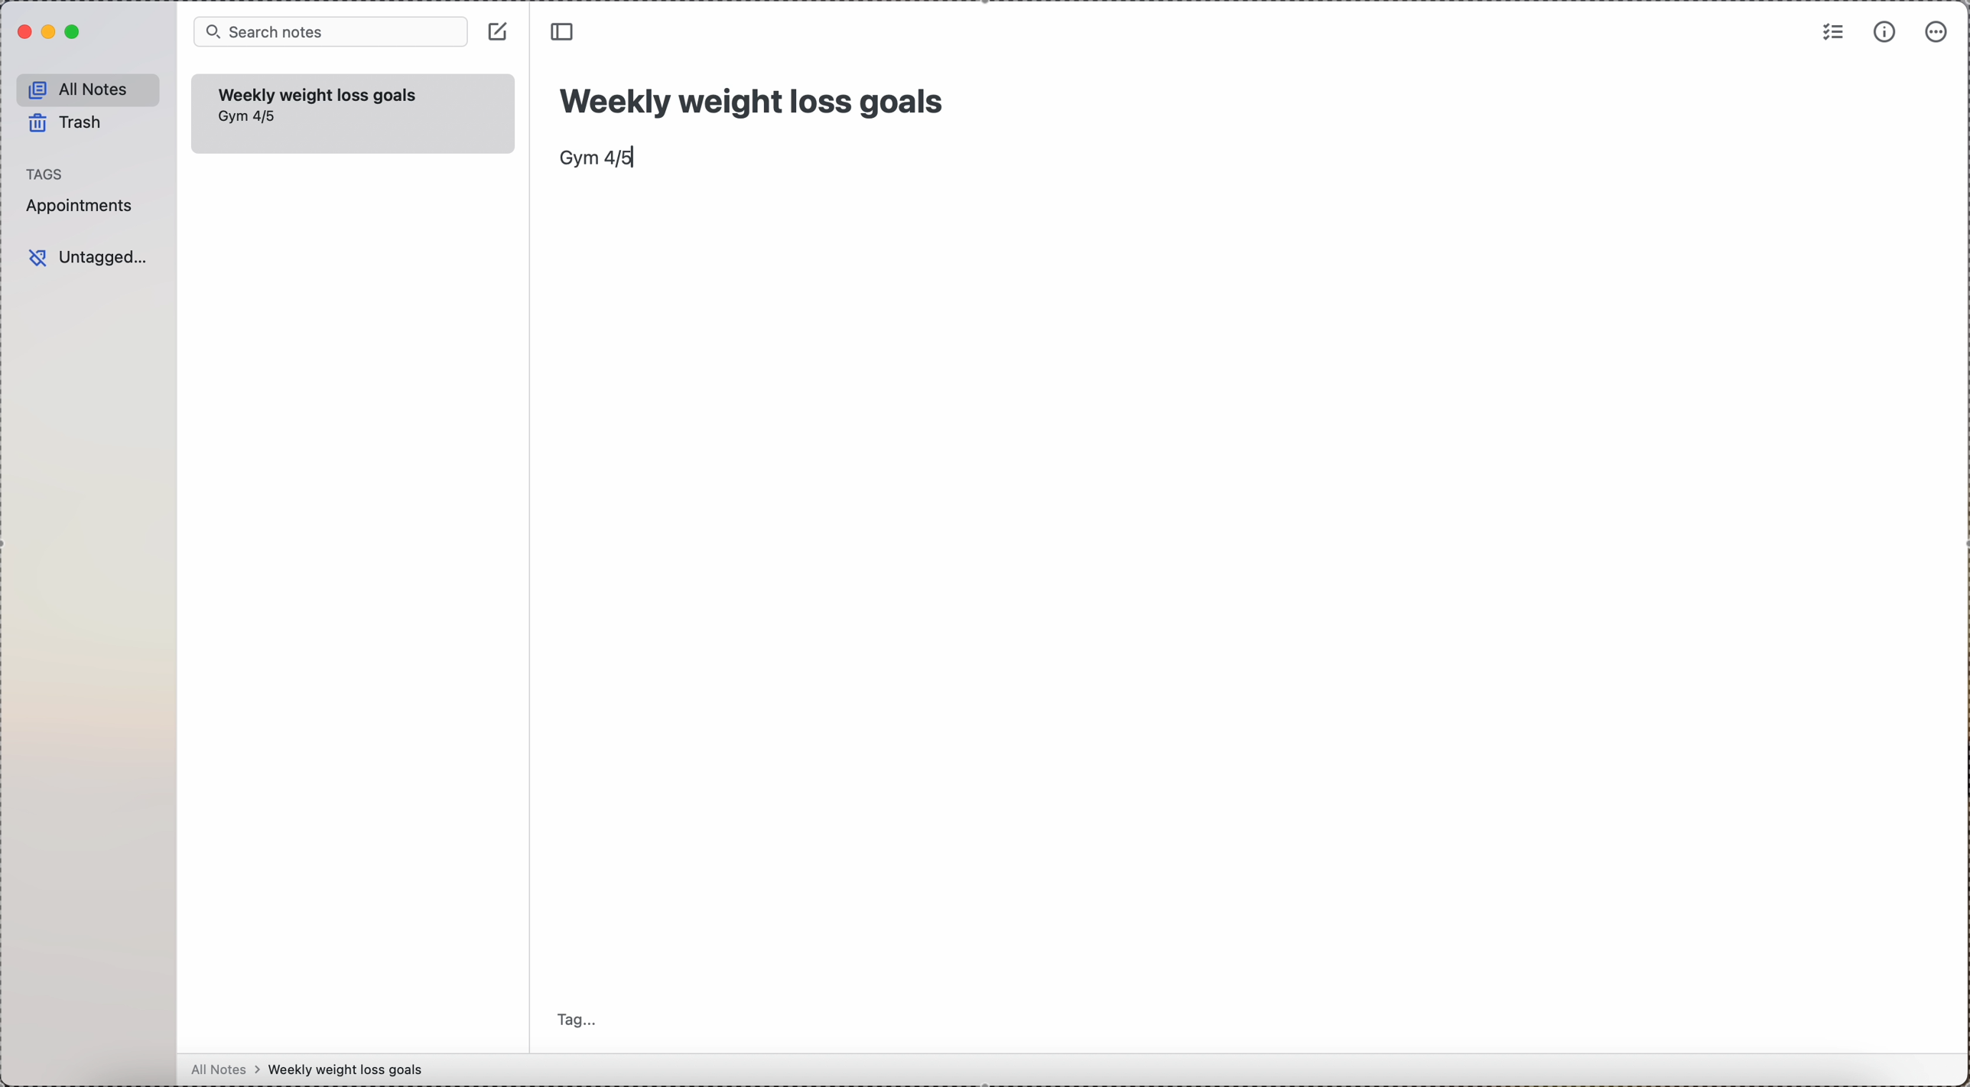 The height and width of the screenshot is (1087, 1970). What do you see at coordinates (319, 93) in the screenshot?
I see `weekly weigth loss goals note` at bounding box center [319, 93].